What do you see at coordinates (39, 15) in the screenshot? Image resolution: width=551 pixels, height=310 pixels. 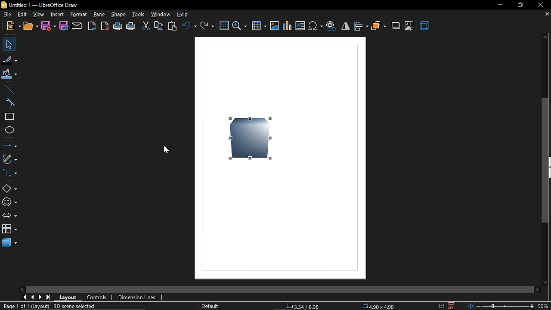 I see `view` at bounding box center [39, 15].